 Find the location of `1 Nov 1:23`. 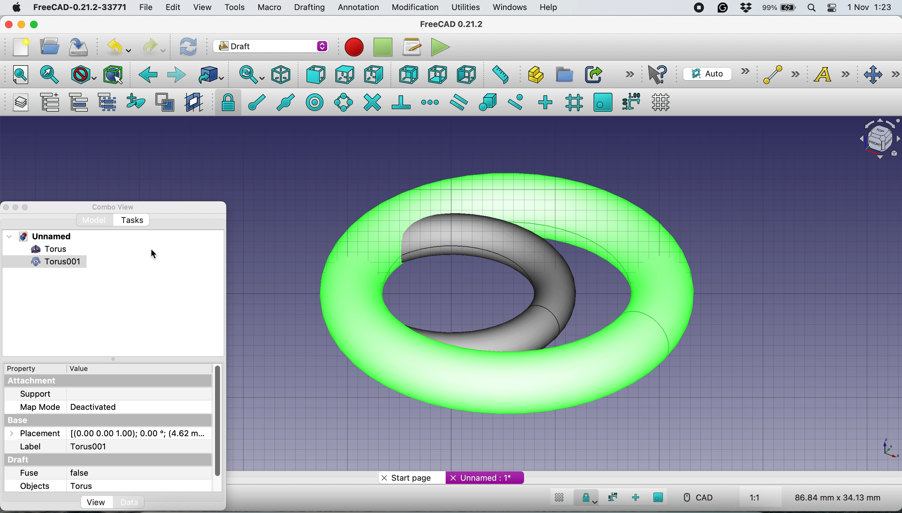

1 Nov 1:23 is located at coordinates (869, 8).